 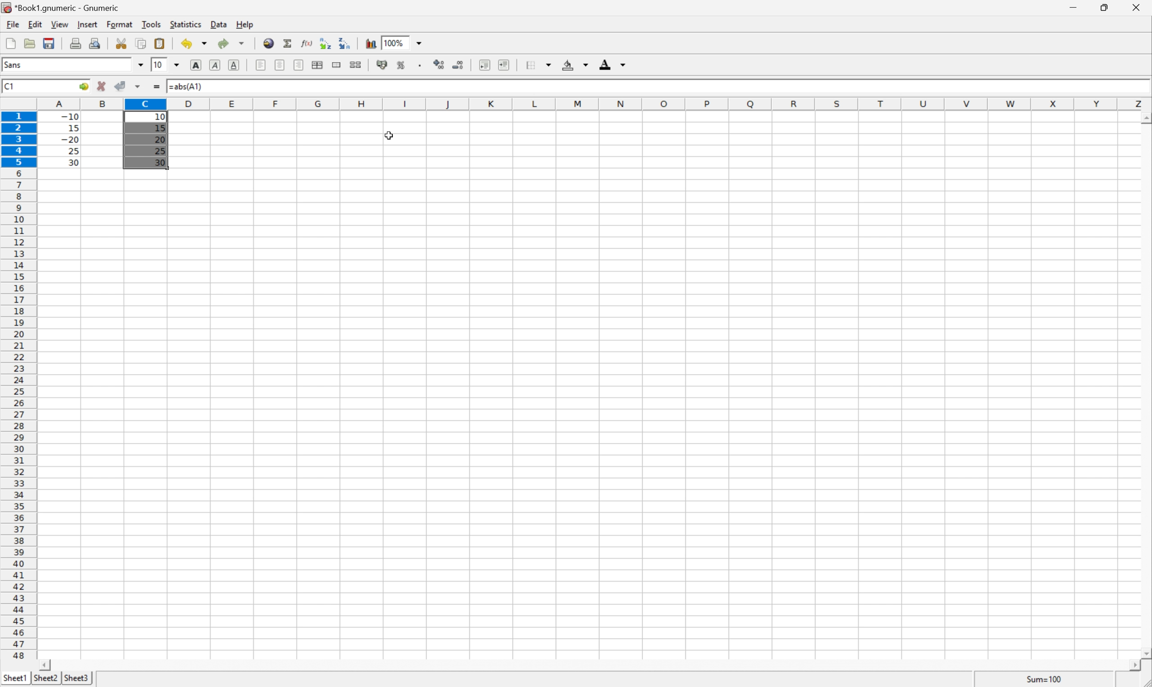 I want to click on Insert hyperlink, so click(x=267, y=42).